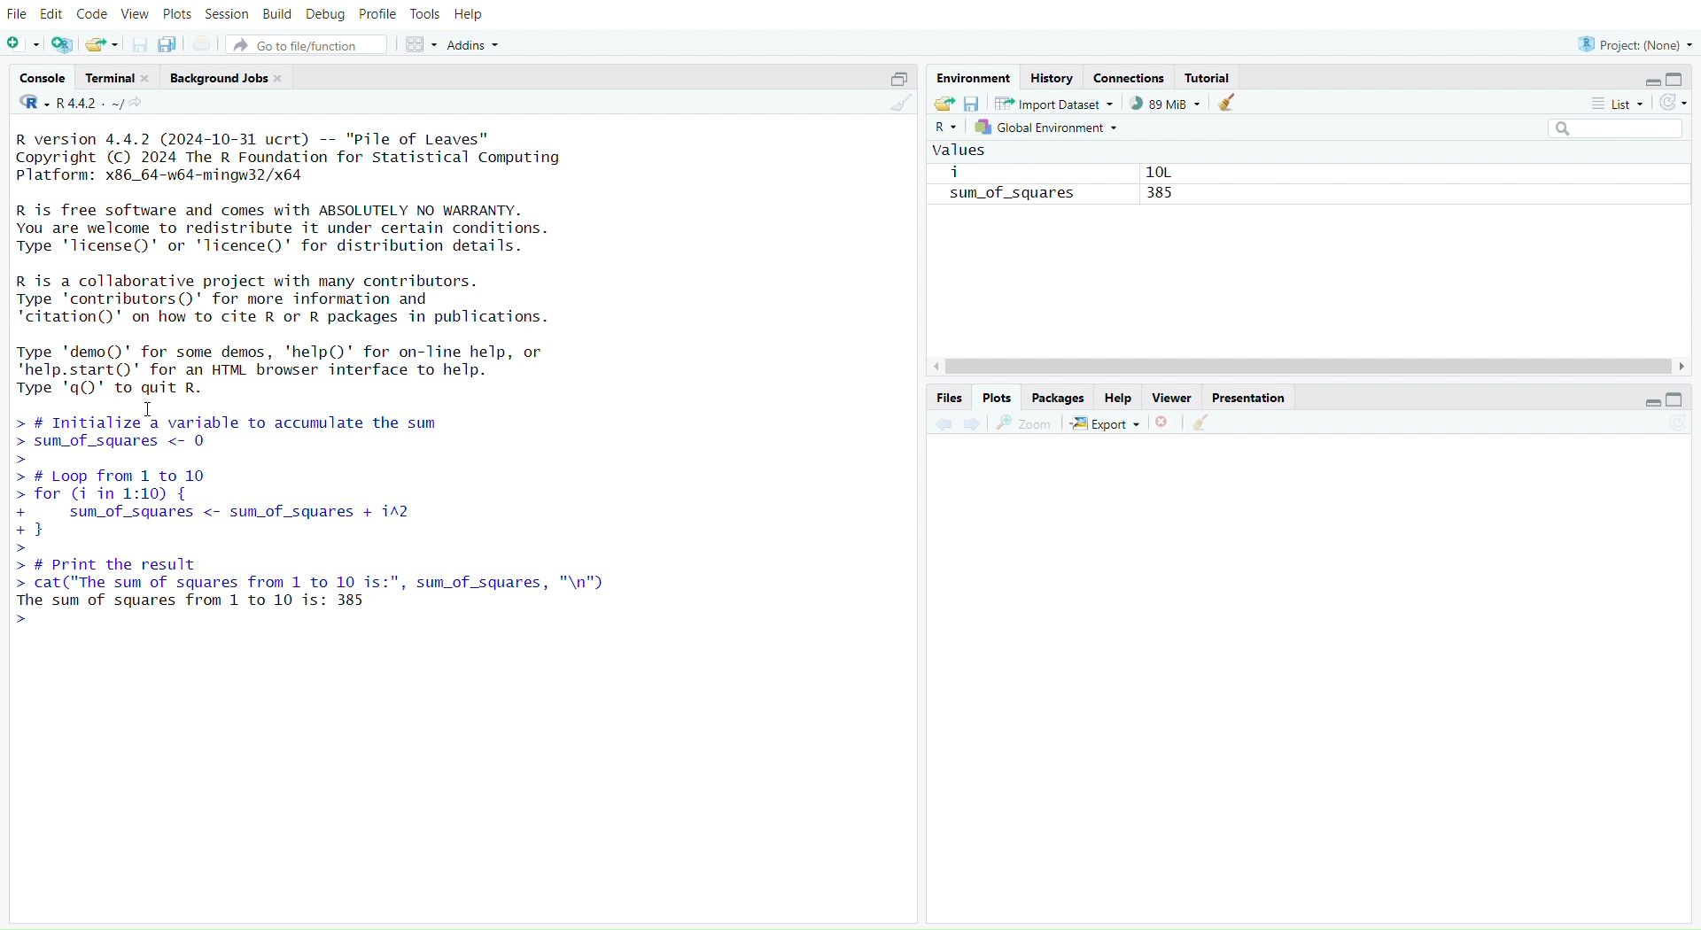  What do you see at coordinates (1309, 685) in the screenshot?
I see `empty plot area` at bounding box center [1309, 685].